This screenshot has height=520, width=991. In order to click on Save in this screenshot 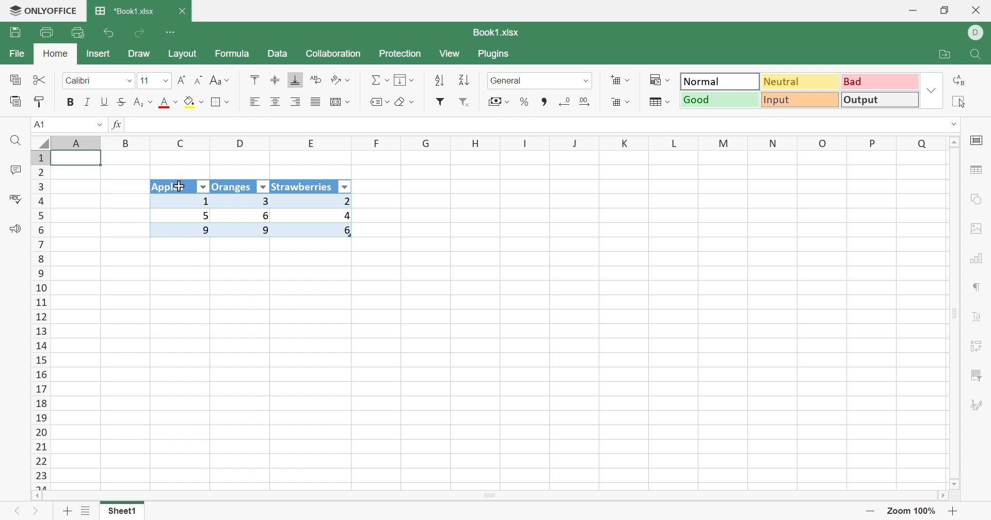, I will do `click(17, 32)`.